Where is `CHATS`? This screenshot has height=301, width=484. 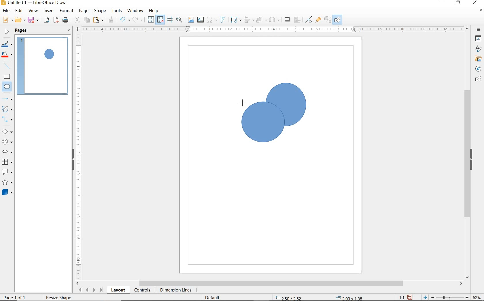
CHATS is located at coordinates (477, 82).